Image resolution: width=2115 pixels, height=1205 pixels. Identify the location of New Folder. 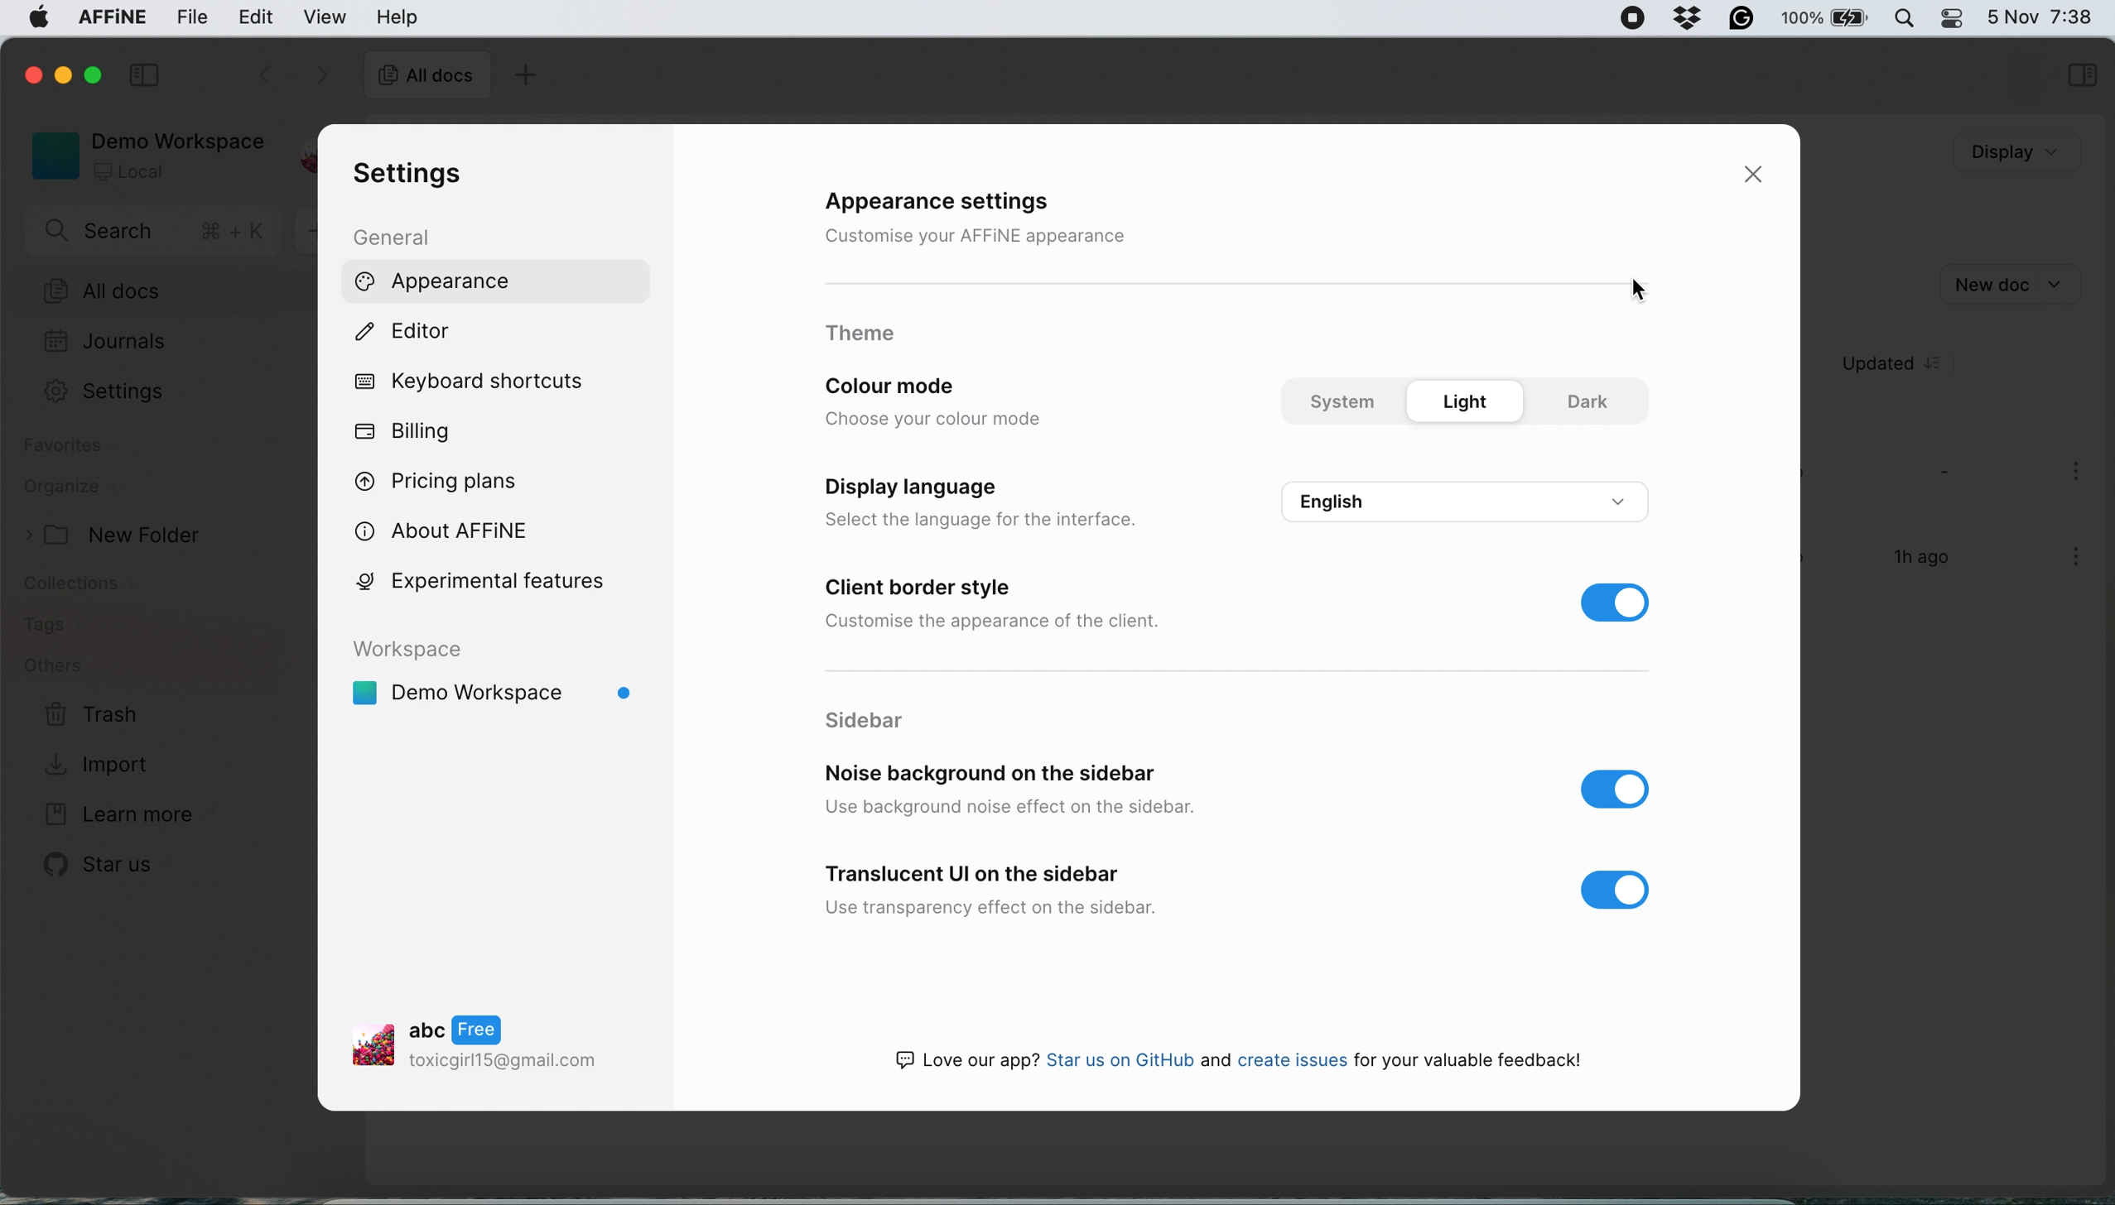
(117, 537).